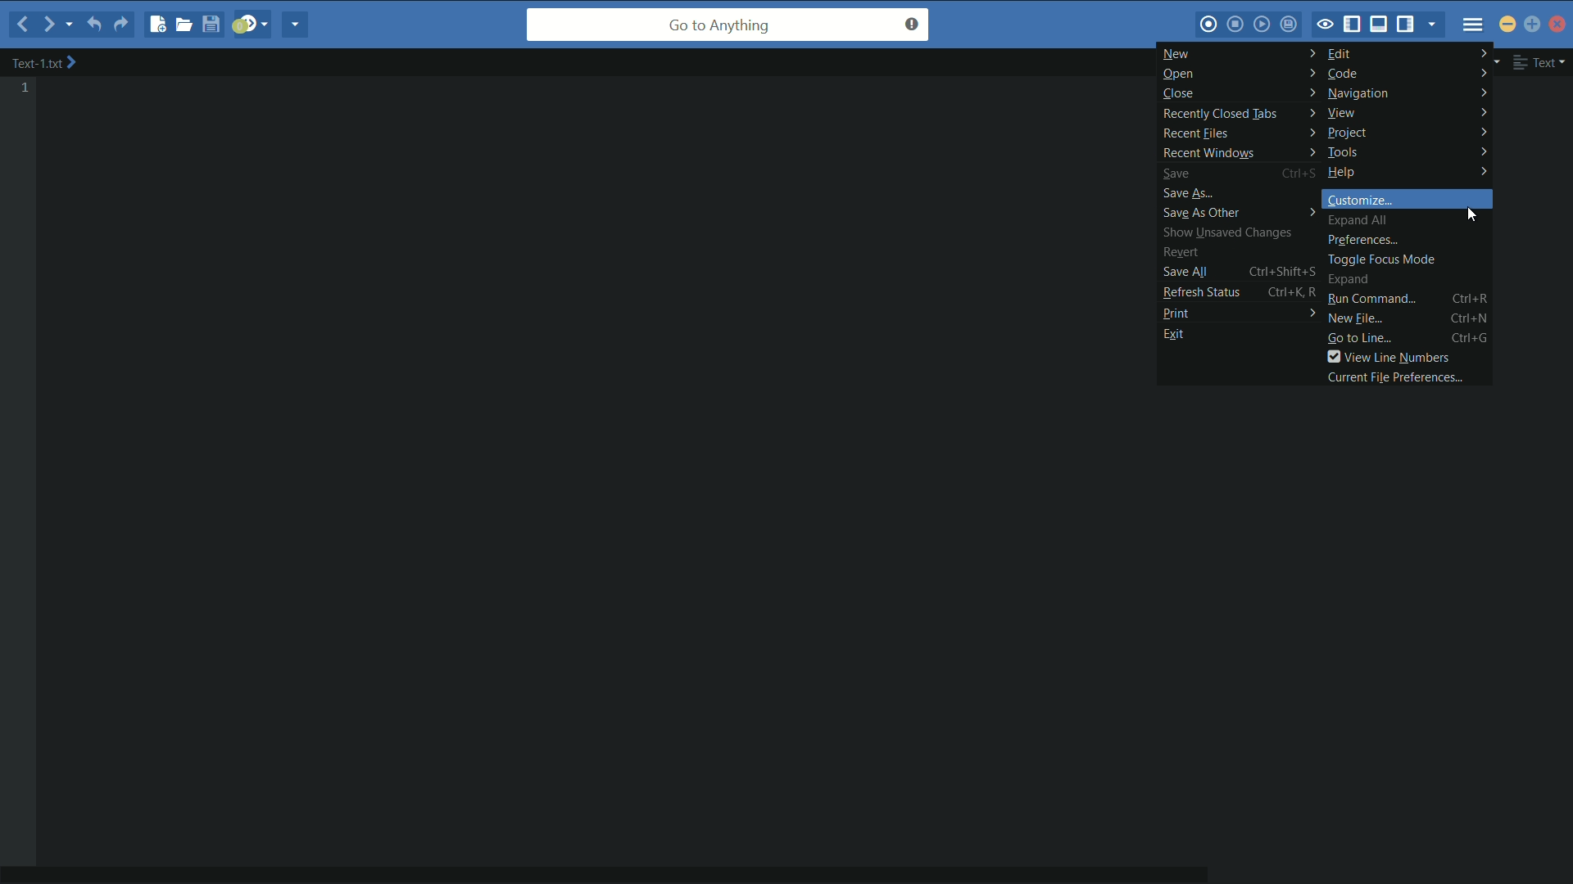 The width and height of the screenshot is (1573, 884). Describe the element at coordinates (1474, 26) in the screenshot. I see `menu` at that location.